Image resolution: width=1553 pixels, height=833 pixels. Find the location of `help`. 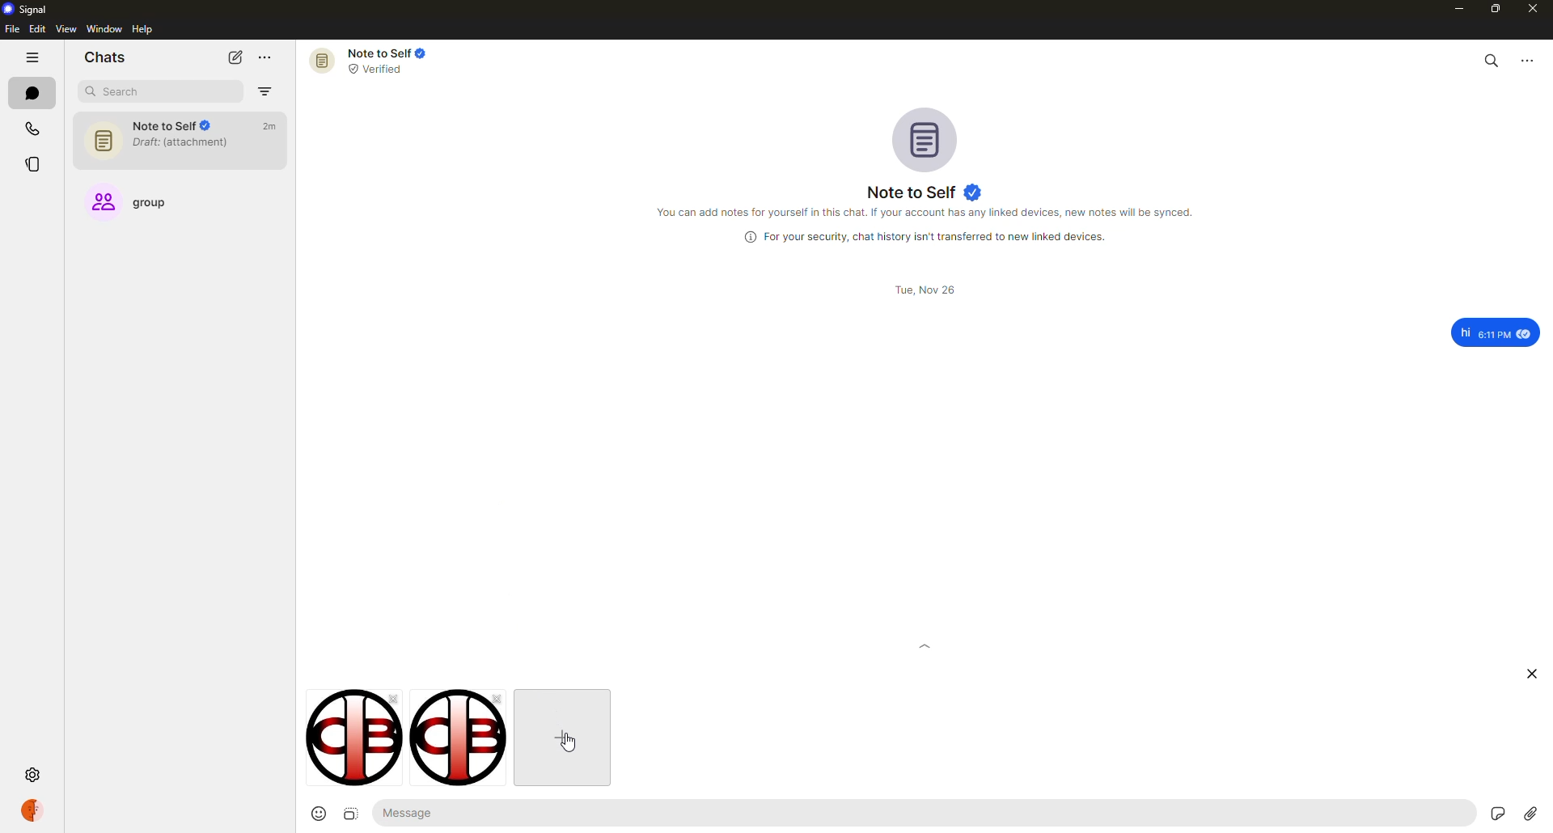

help is located at coordinates (142, 29).